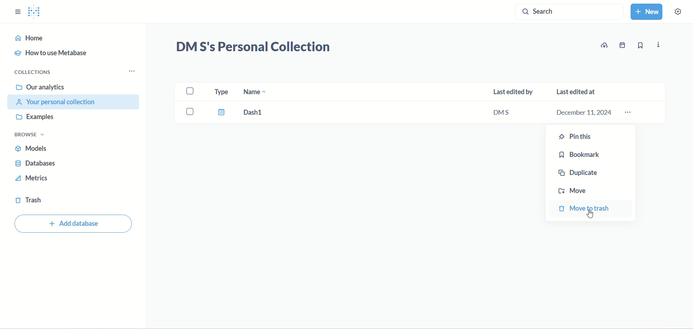 The width and height of the screenshot is (693, 329). Describe the element at coordinates (568, 13) in the screenshot. I see `search button` at that location.